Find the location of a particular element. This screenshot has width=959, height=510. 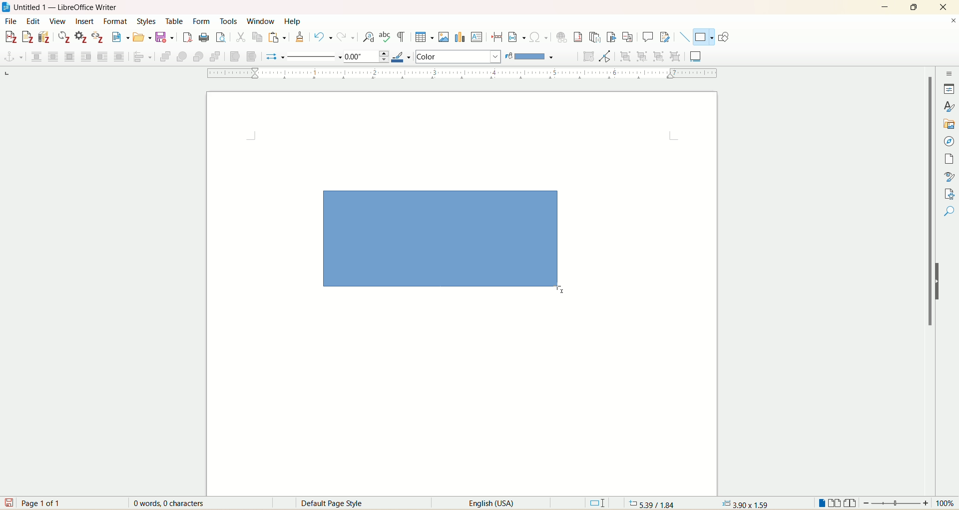

styles is located at coordinates (149, 21).